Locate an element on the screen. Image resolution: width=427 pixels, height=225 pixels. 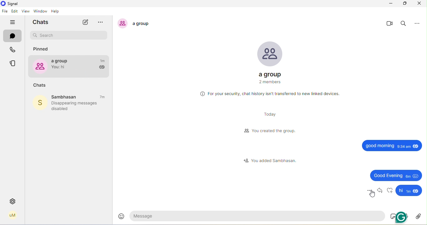
you created the group is located at coordinates (271, 131).